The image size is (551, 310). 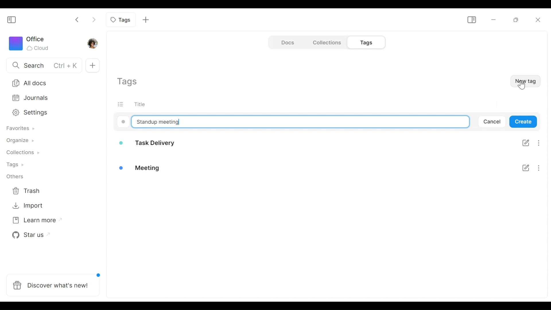 I want to click on Meeting, so click(x=150, y=166).